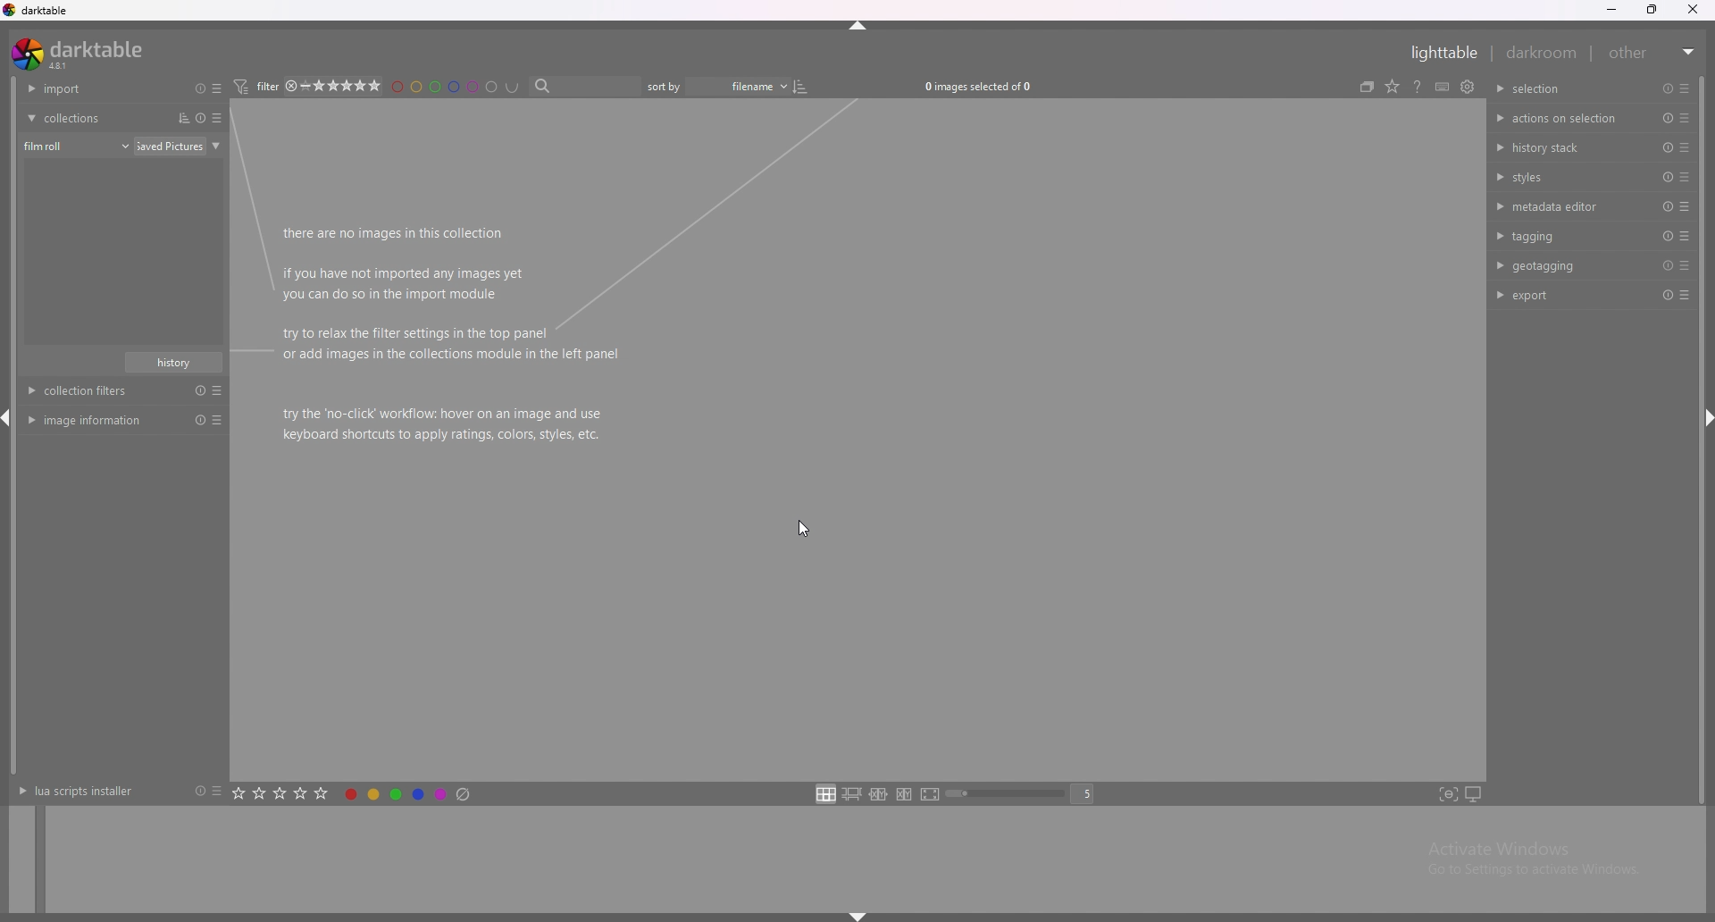  What do you see at coordinates (670, 87) in the screenshot?
I see `sort bar` at bounding box center [670, 87].